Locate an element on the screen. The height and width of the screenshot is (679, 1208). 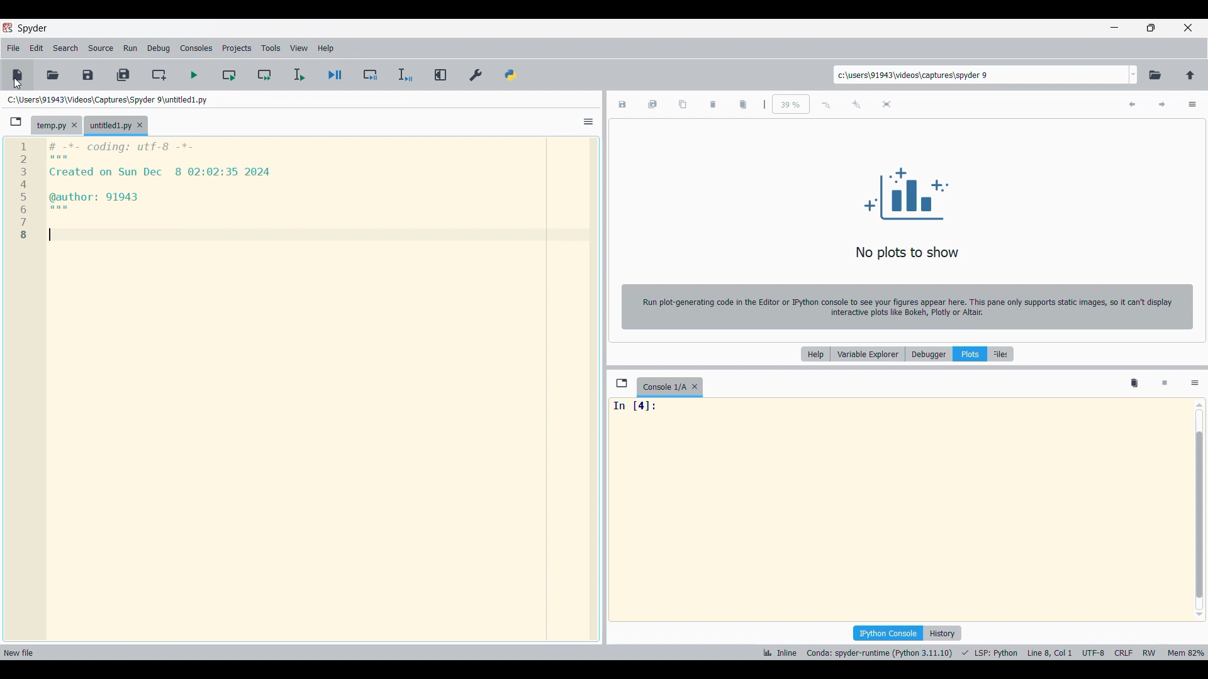
Zoom out is located at coordinates (827, 104).